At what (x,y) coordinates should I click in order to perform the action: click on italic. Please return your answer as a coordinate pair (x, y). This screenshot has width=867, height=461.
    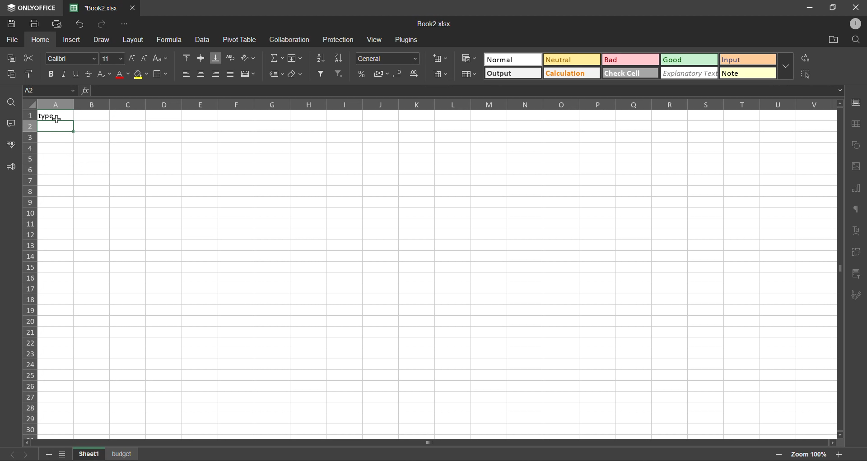
    Looking at the image, I should click on (65, 73).